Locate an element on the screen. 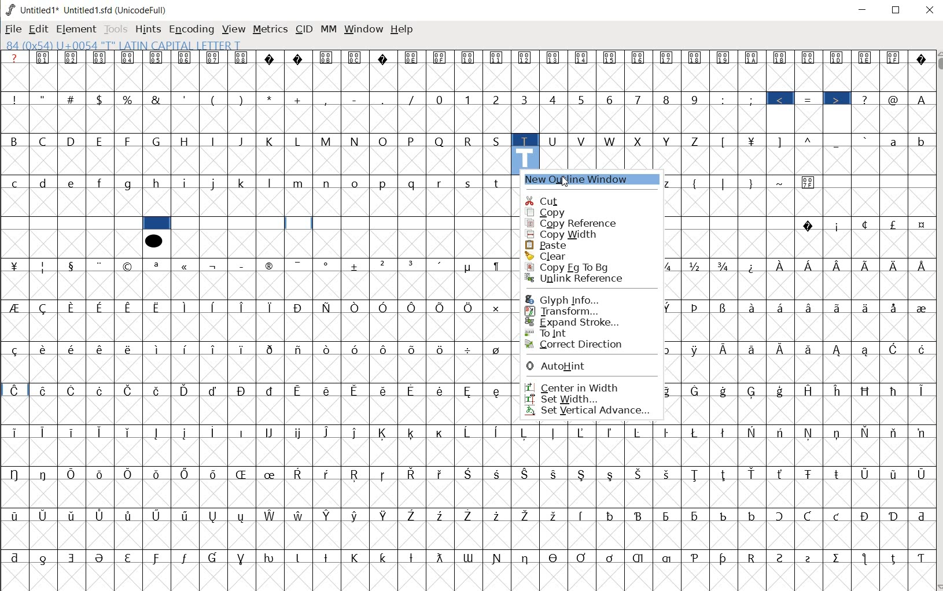  Symbol is located at coordinates (412, 390).